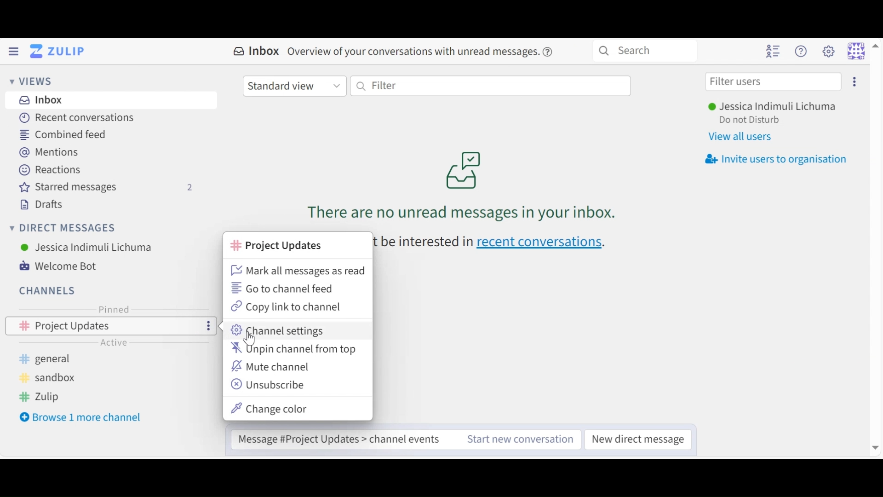  Describe the element at coordinates (13, 52) in the screenshot. I see `Hide Left Sidebar` at that location.